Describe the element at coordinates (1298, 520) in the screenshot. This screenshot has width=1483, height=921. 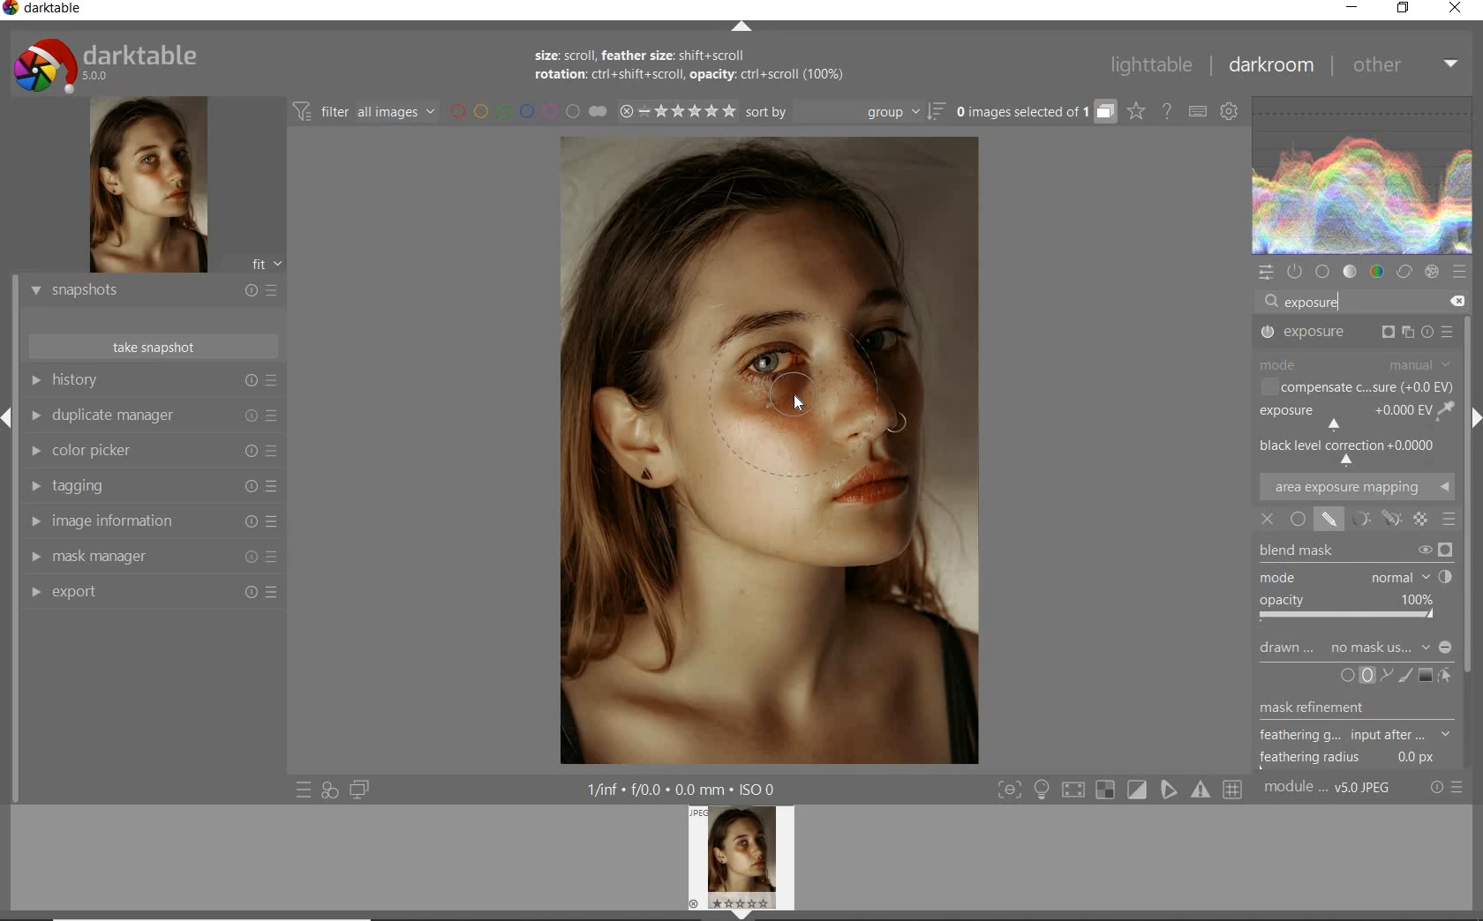
I see `UNIFORMLY` at that location.